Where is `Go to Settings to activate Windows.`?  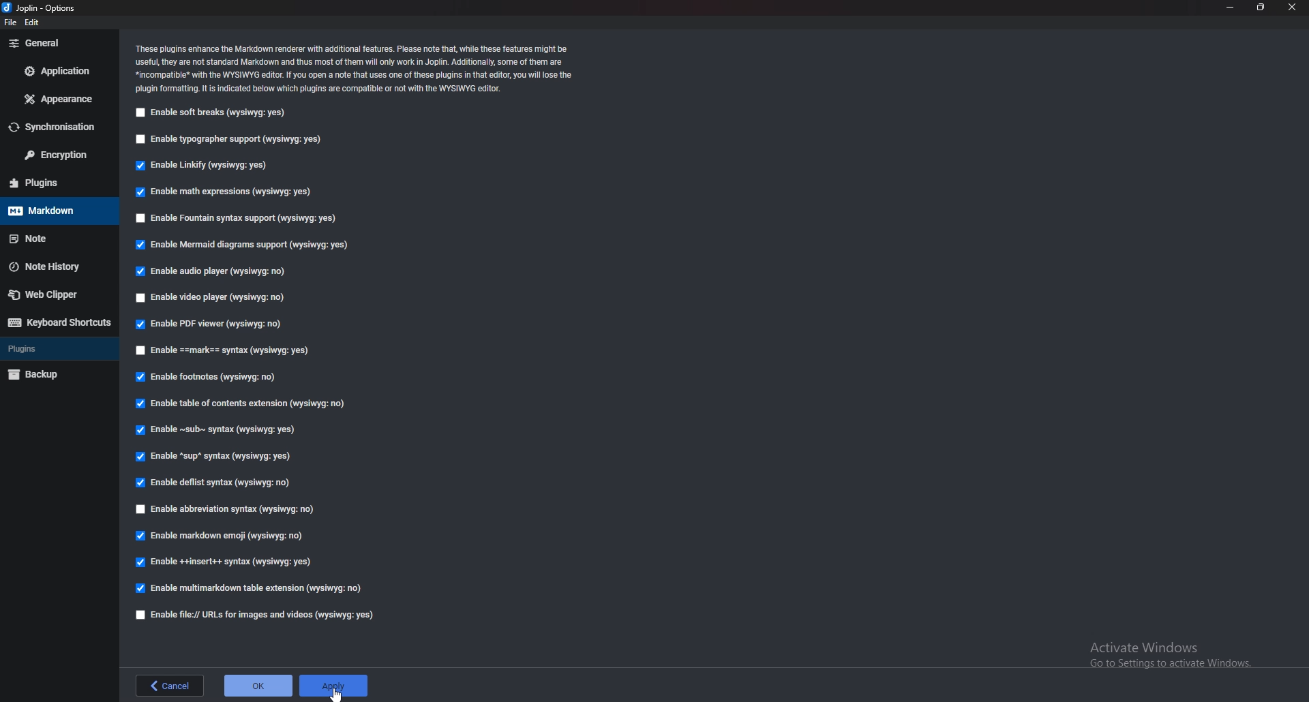
Go to Settings to activate Windows. is located at coordinates (1167, 665).